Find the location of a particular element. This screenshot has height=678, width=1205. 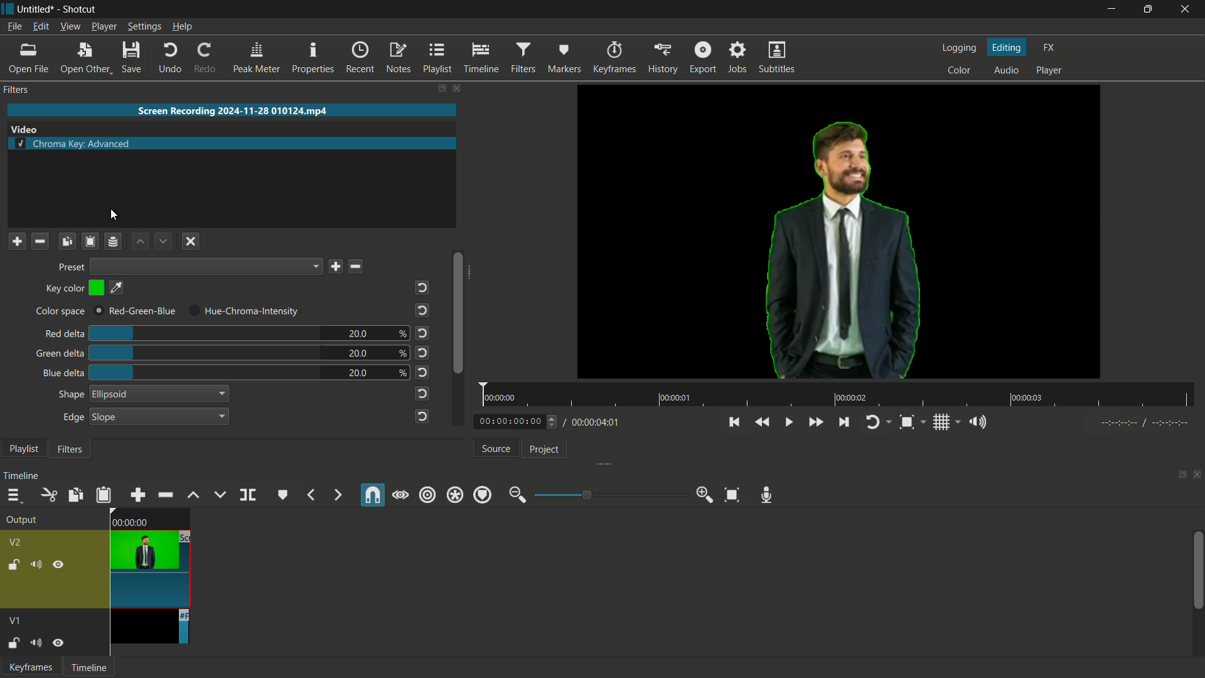

toggle player looping is located at coordinates (872, 422).